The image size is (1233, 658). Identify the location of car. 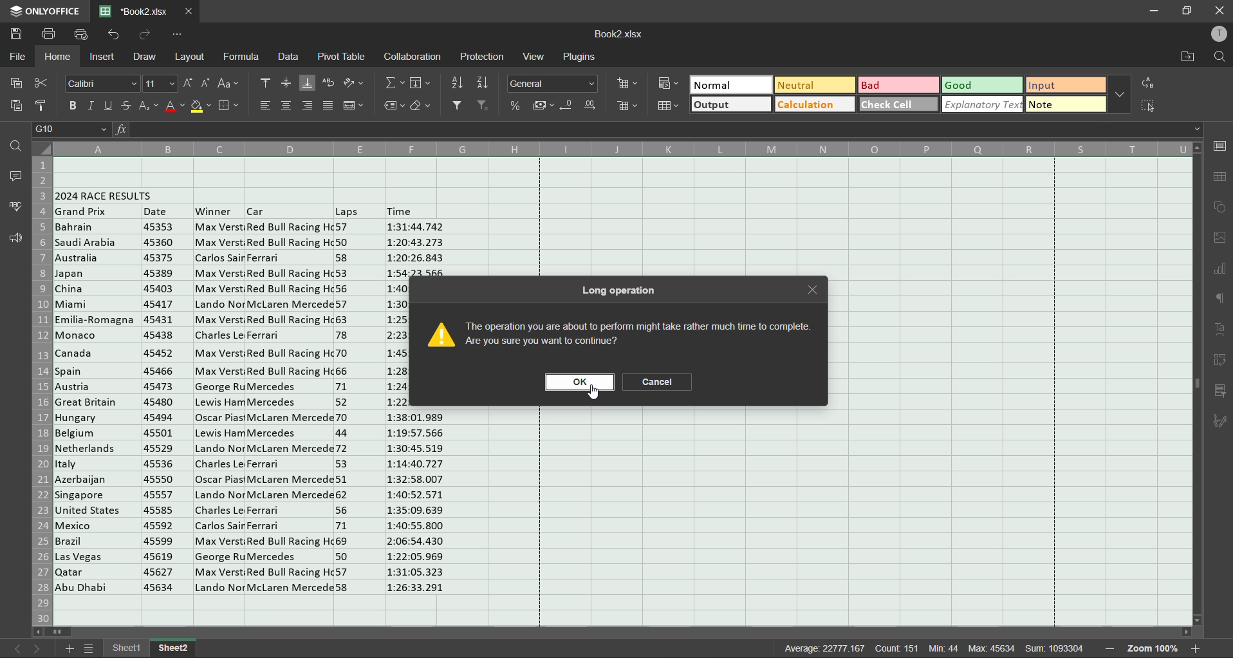
(291, 408).